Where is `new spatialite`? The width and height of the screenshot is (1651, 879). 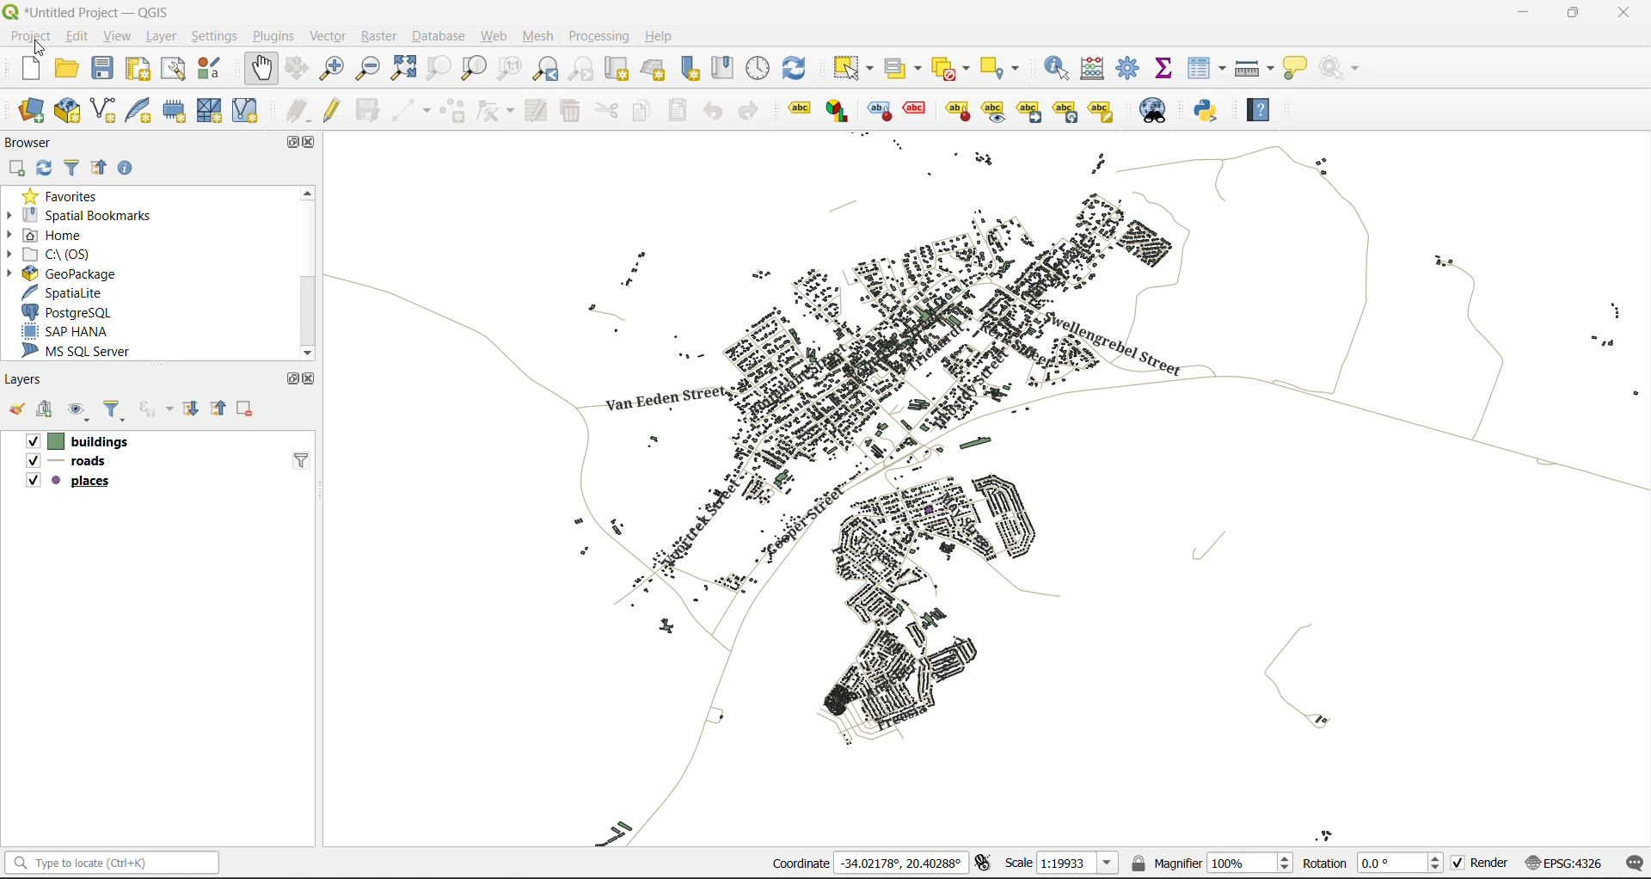
new spatialite is located at coordinates (138, 111).